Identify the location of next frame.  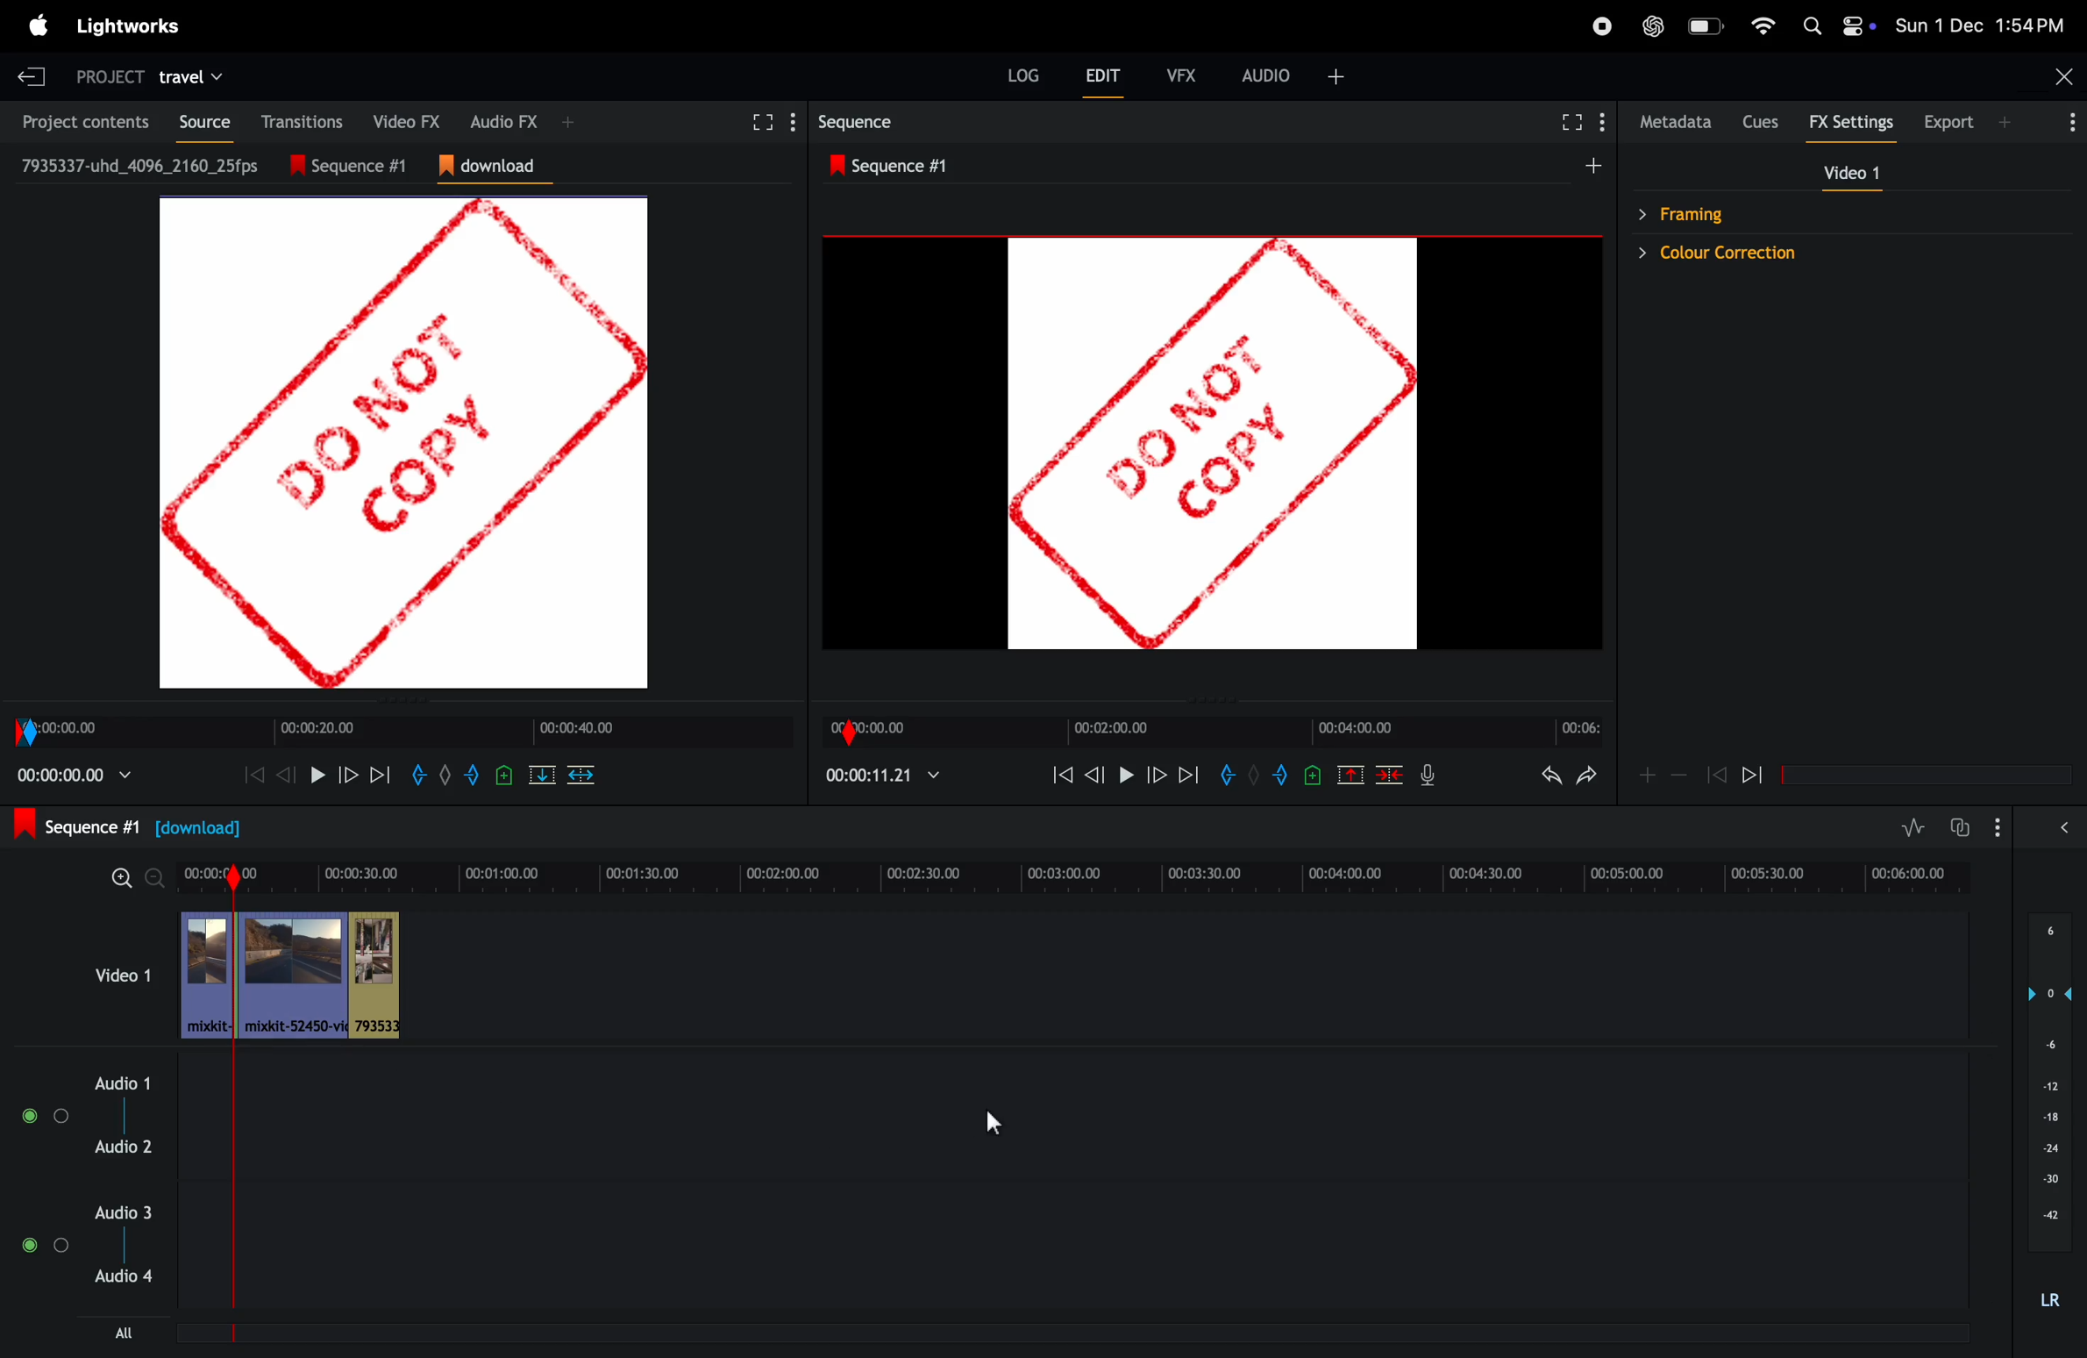
(1190, 774).